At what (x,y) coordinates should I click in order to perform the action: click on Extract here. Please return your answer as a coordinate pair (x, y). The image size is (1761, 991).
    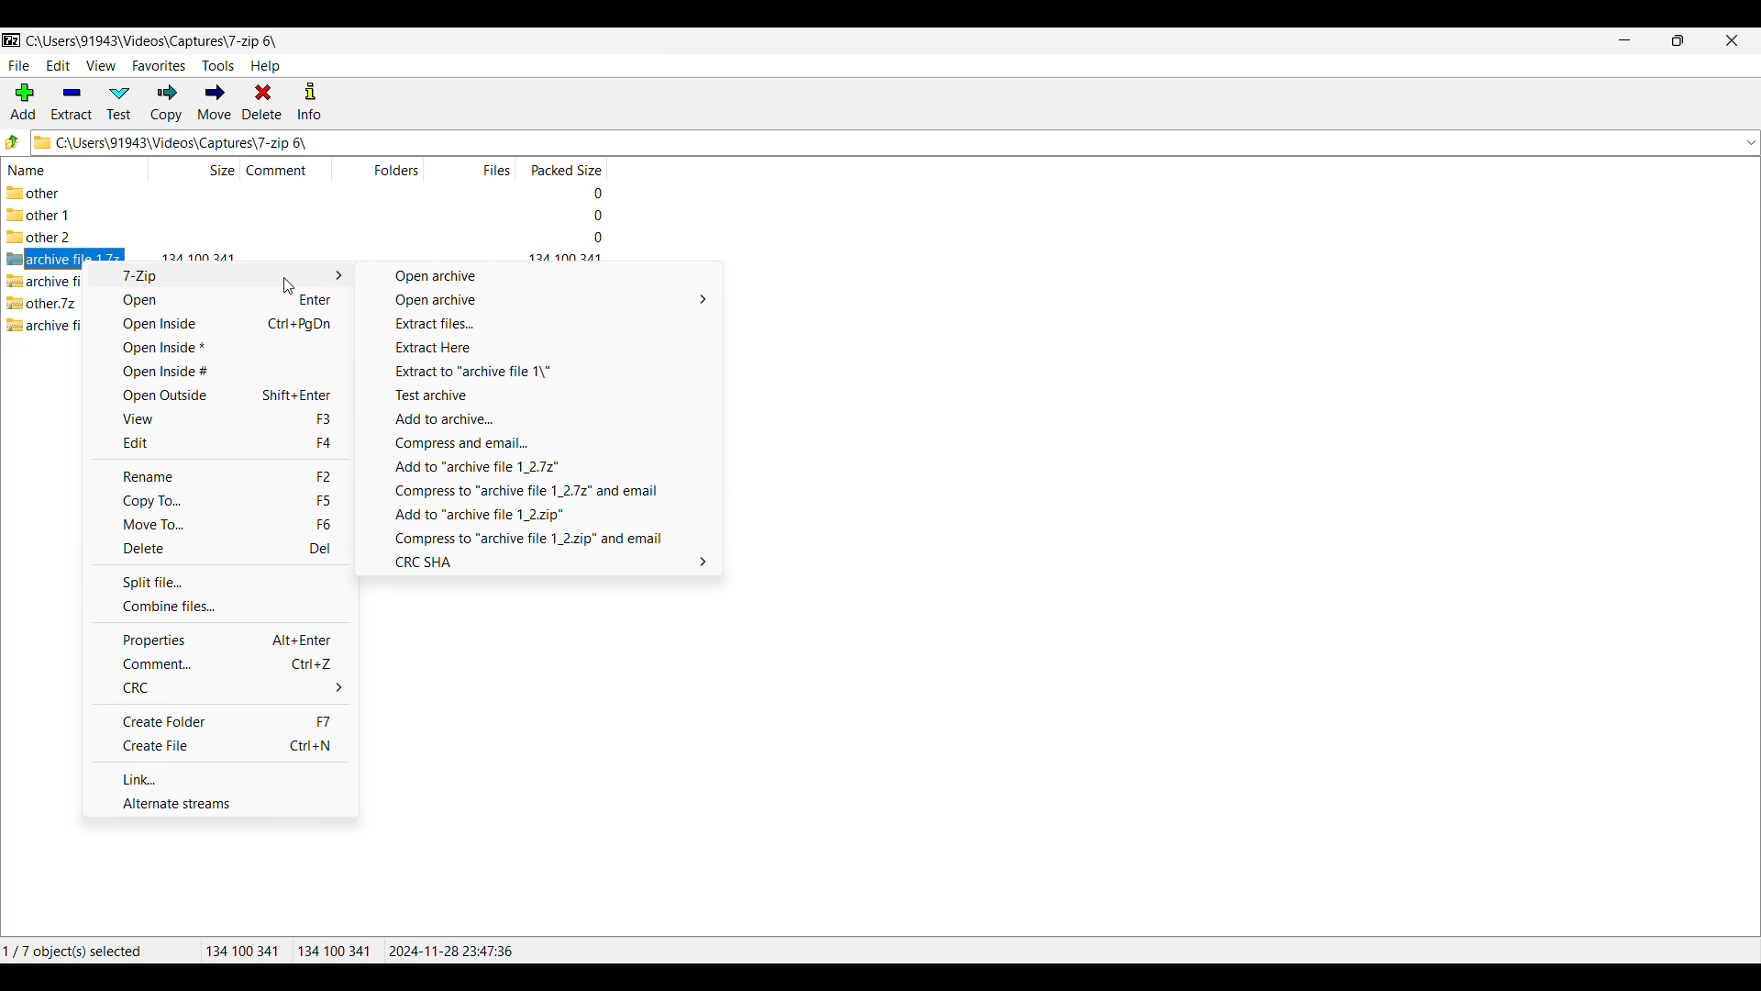
    Looking at the image, I should click on (540, 347).